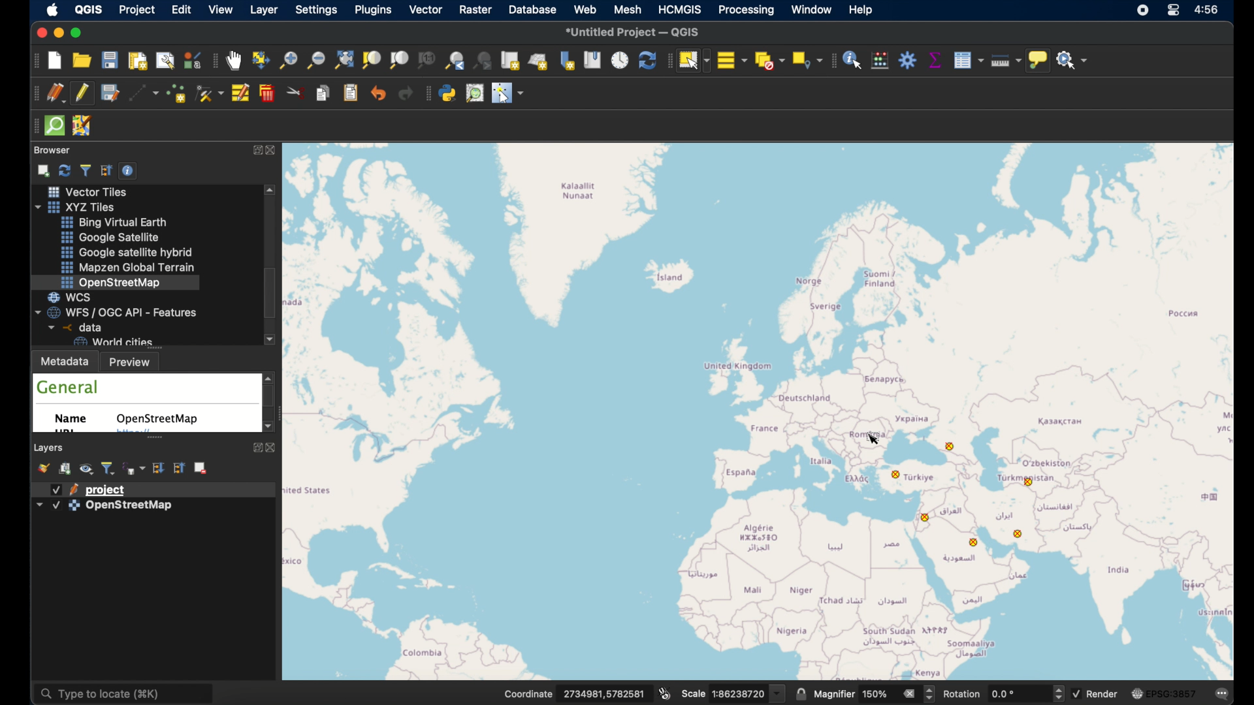 Image resolution: width=1254 pixels, height=705 pixels. Describe the element at coordinates (778, 693) in the screenshot. I see `dropdown` at that location.